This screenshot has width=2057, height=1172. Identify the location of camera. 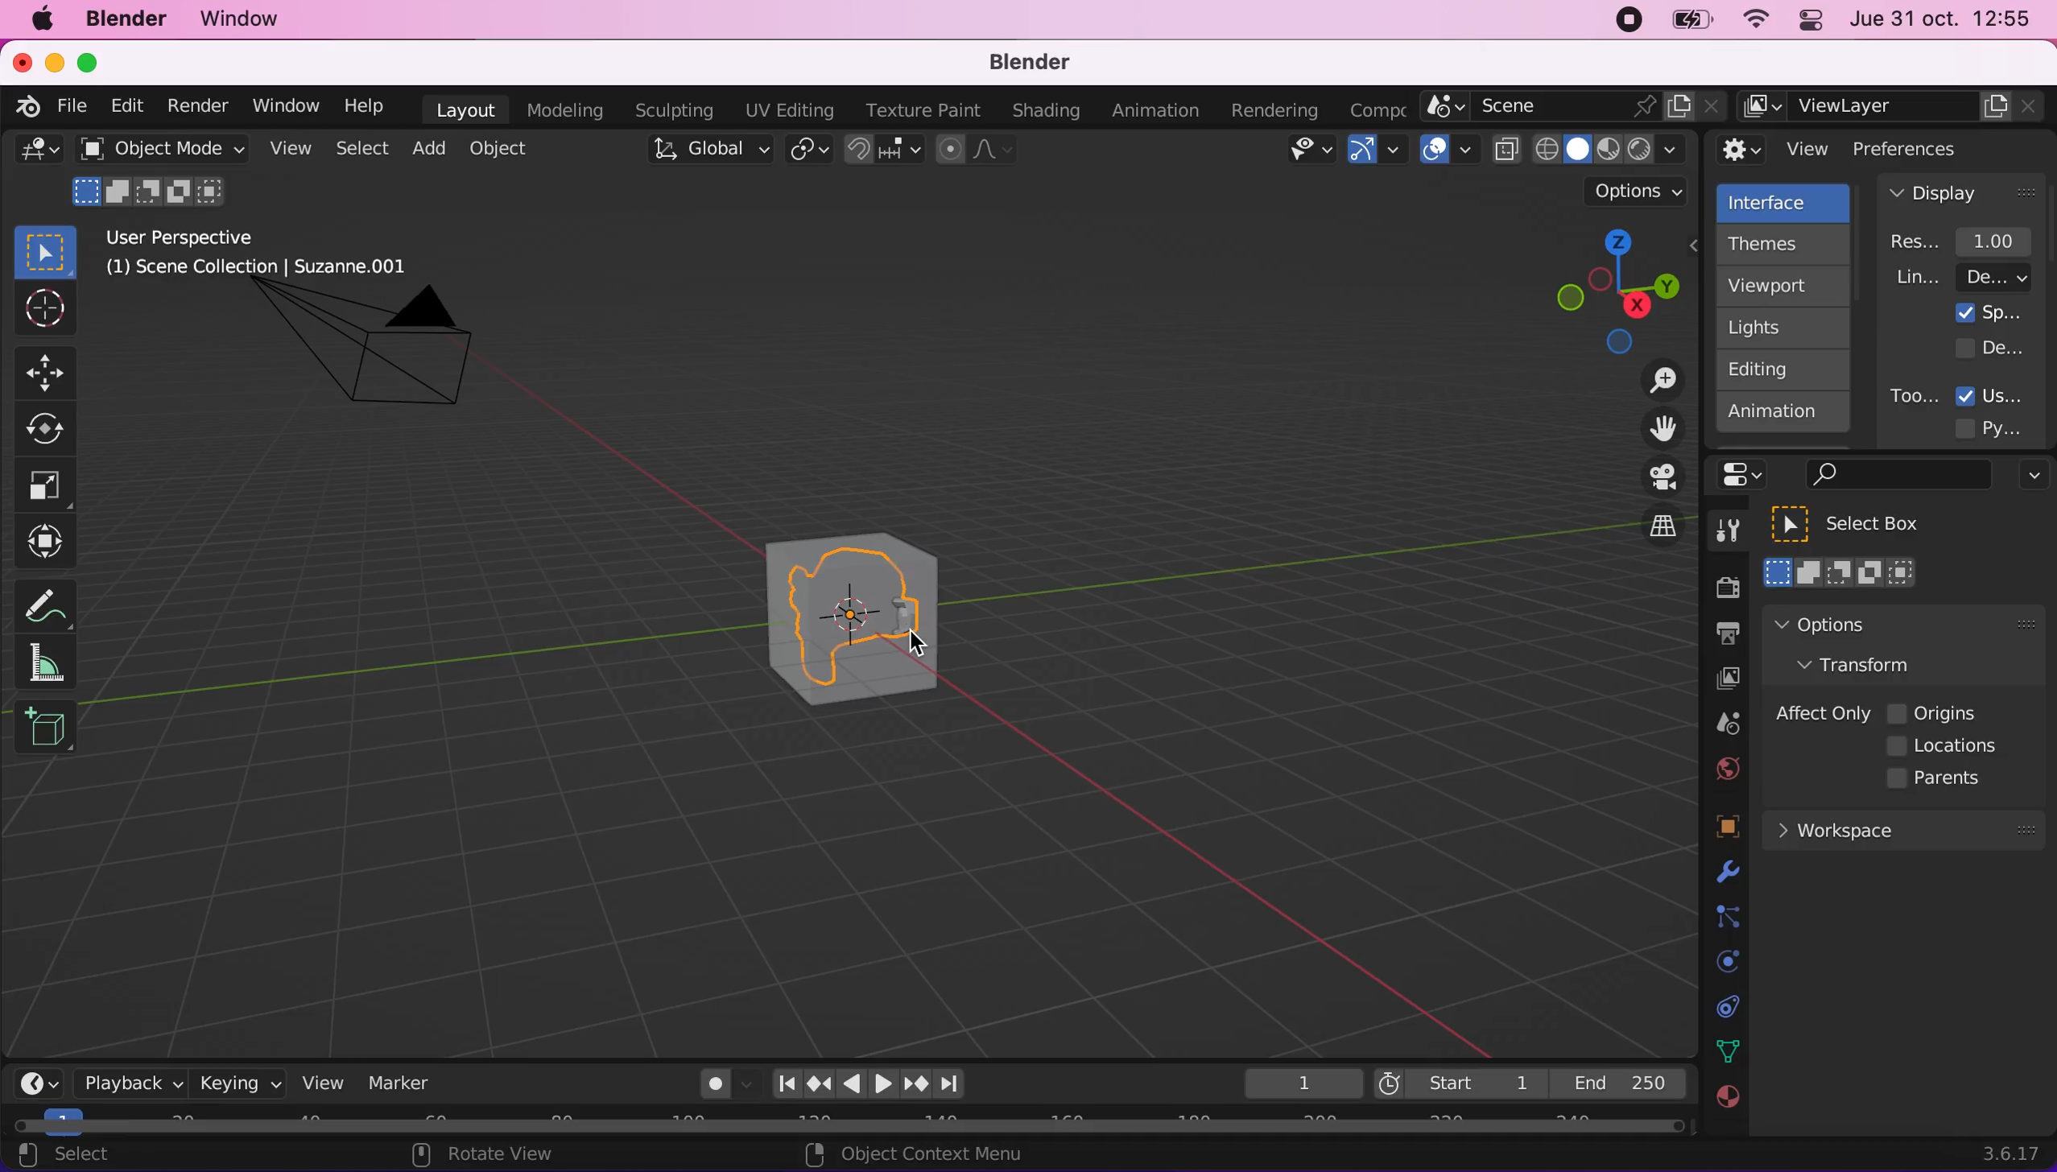
(384, 360).